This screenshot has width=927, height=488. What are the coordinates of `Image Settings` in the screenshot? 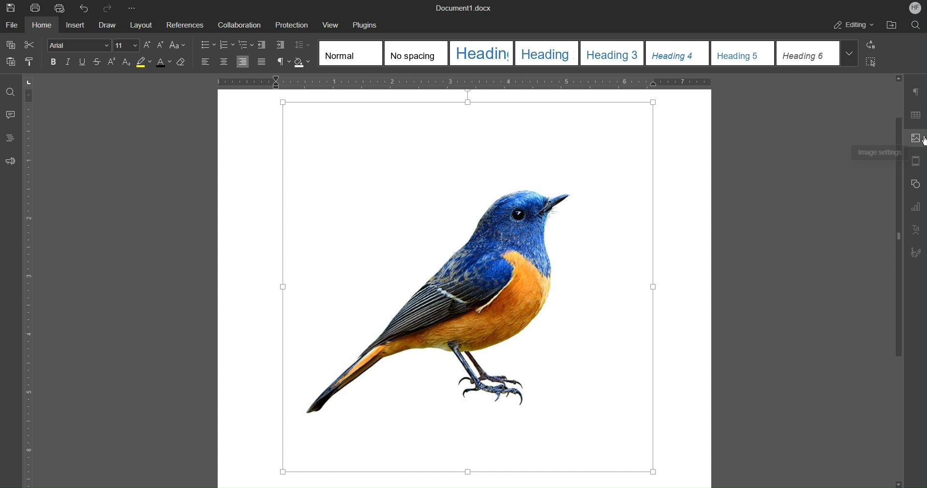 It's located at (915, 139).